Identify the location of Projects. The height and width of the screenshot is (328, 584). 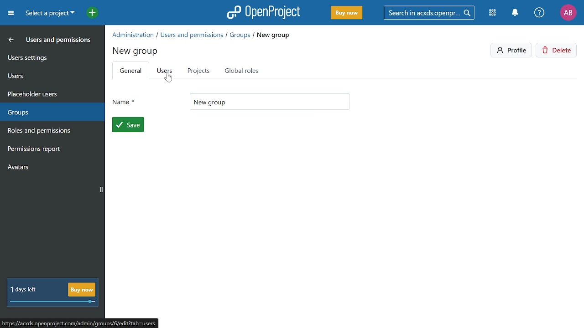
(198, 71).